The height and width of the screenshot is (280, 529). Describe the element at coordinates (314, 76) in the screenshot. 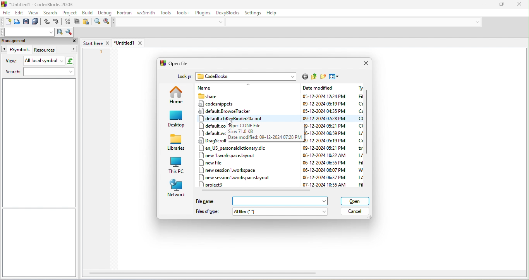

I see `up one level` at that location.